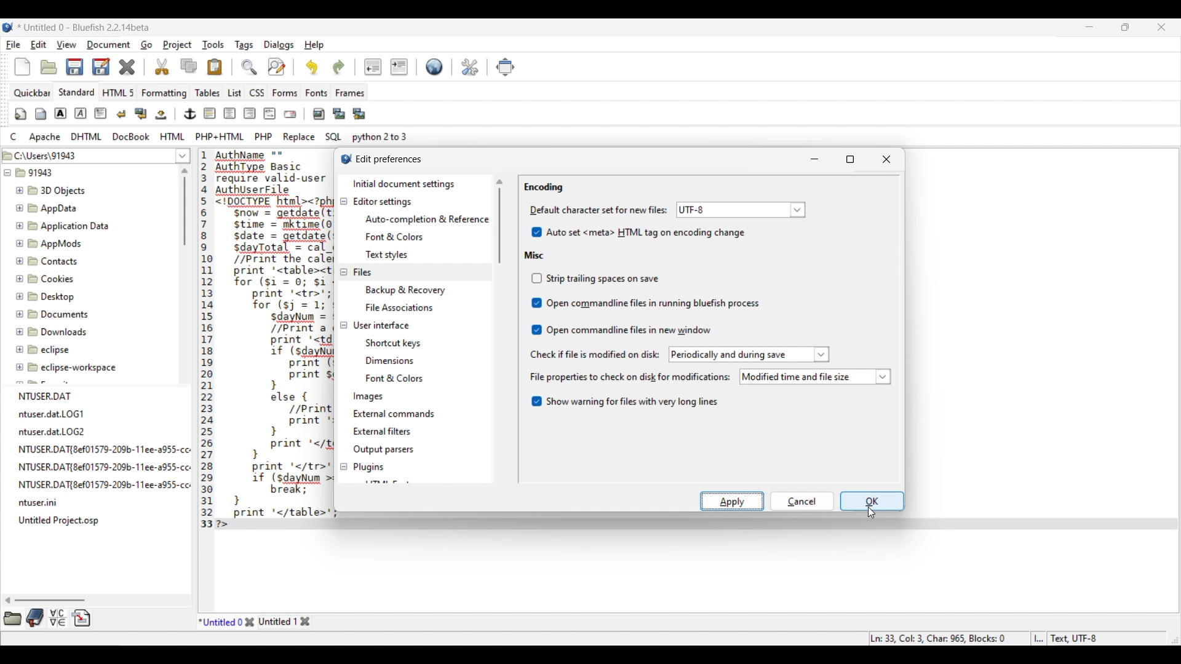 The height and width of the screenshot is (664, 1181). What do you see at coordinates (499, 221) in the screenshot?
I see `Vertical slide bar` at bounding box center [499, 221].